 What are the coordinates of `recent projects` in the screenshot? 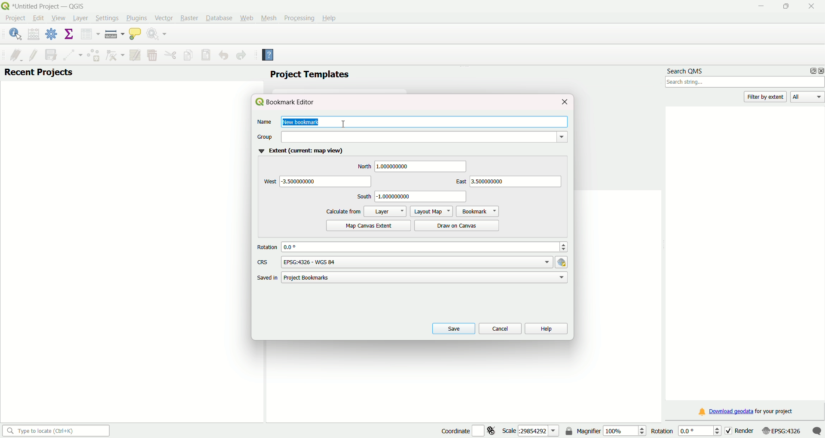 It's located at (39, 73).